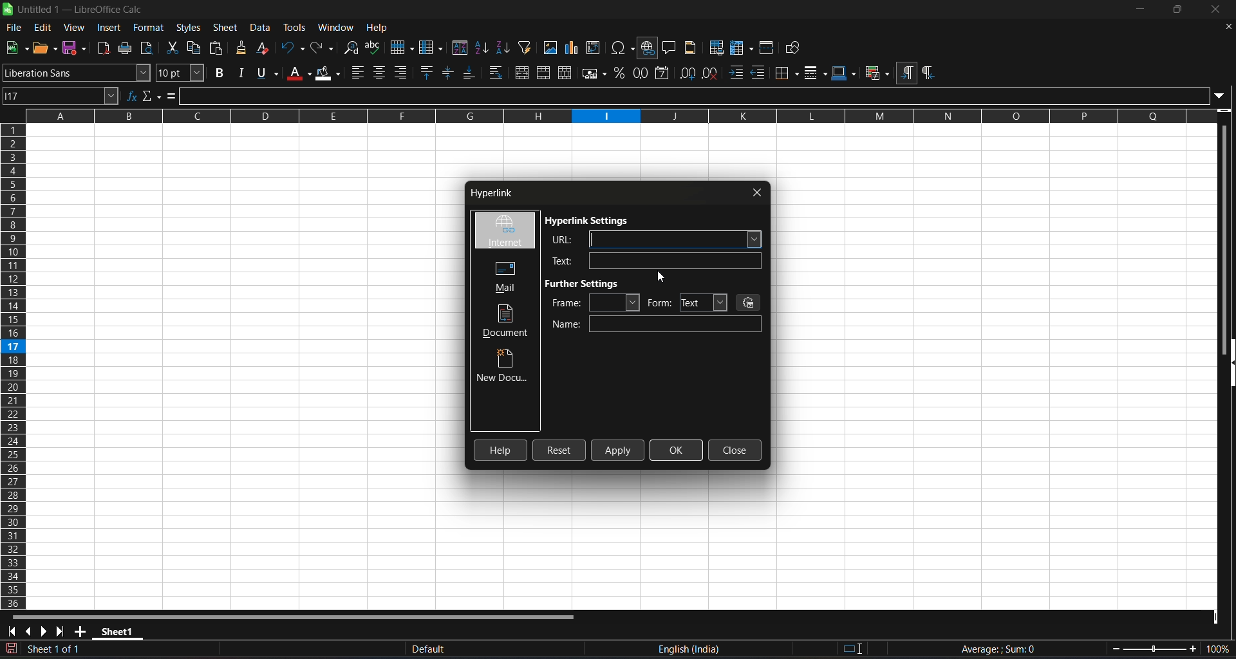  What do you see at coordinates (79, 631) in the screenshot?
I see `add new sheet` at bounding box center [79, 631].